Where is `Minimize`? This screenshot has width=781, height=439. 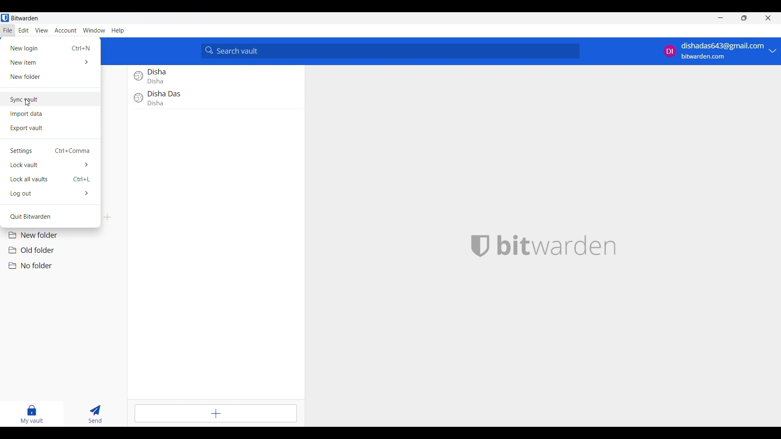 Minimize is located at coordinates (721, 18).